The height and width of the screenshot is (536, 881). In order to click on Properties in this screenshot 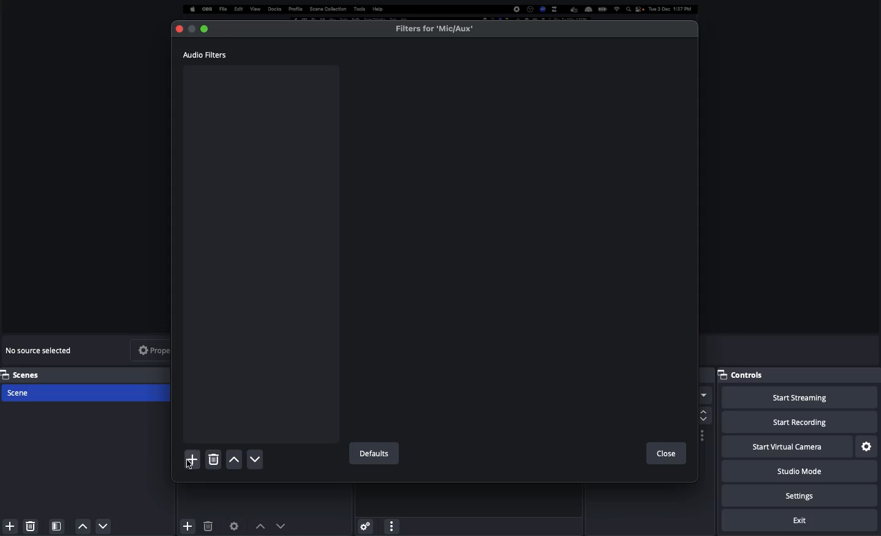, I will do `click(162, 350)`.